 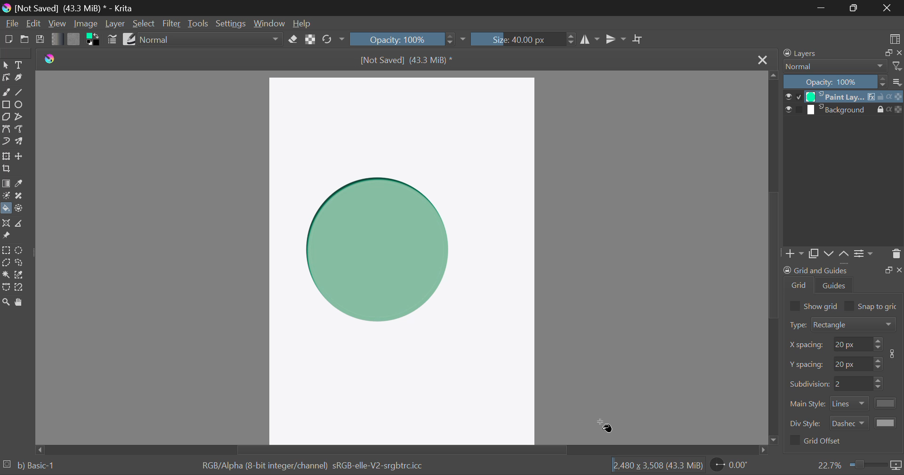 What do you see at coordinates (115, 24) in the screenshot?
I see `Layer` at bounding box center [115, 24].